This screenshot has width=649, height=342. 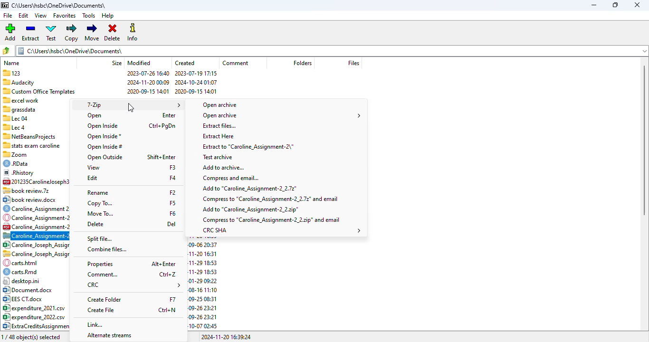 I want to click on name, so click(x=12, y=63).